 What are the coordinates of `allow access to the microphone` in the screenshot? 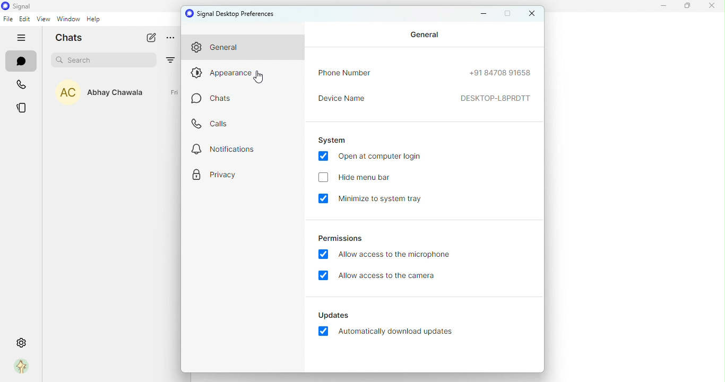 It's located at (377, 257).